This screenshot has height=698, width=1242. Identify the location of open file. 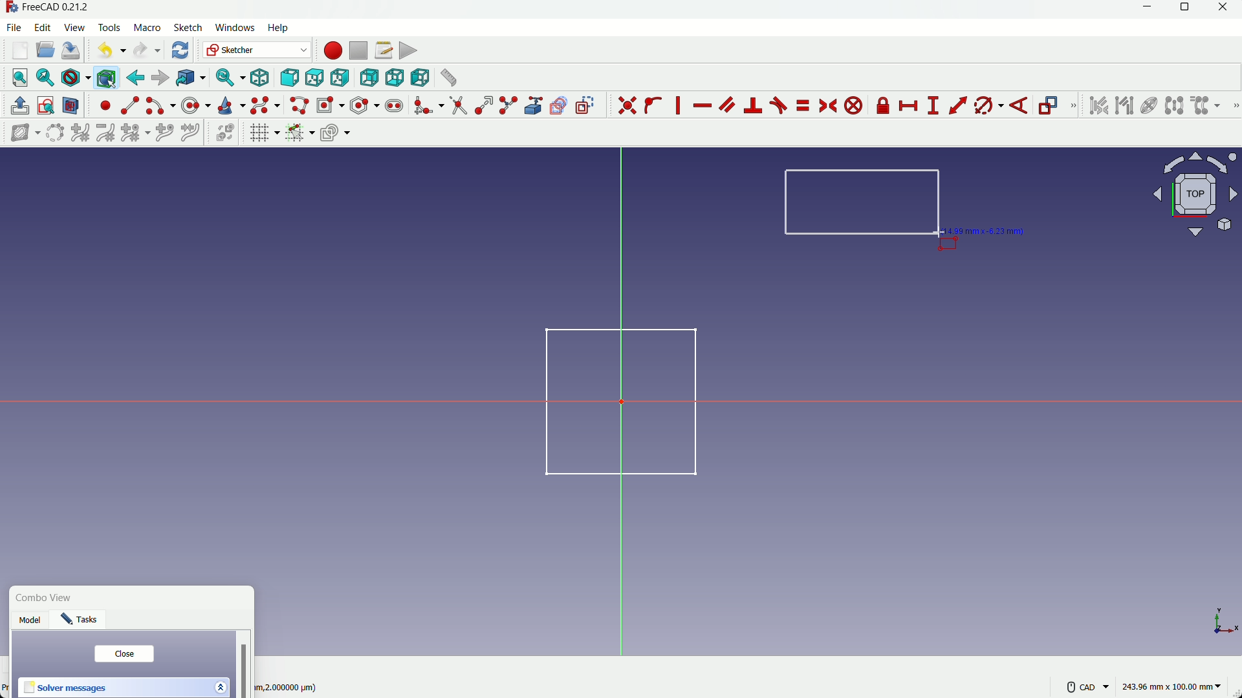
(43, 51).